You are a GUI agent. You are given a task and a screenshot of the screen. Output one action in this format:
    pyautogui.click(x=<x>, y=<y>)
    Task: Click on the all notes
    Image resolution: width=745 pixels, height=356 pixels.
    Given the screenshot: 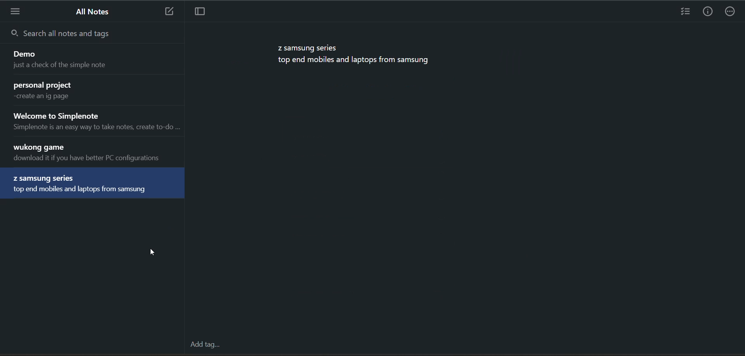 What is the action you would take?
    pyautogui.click(x=90, y=11)
    